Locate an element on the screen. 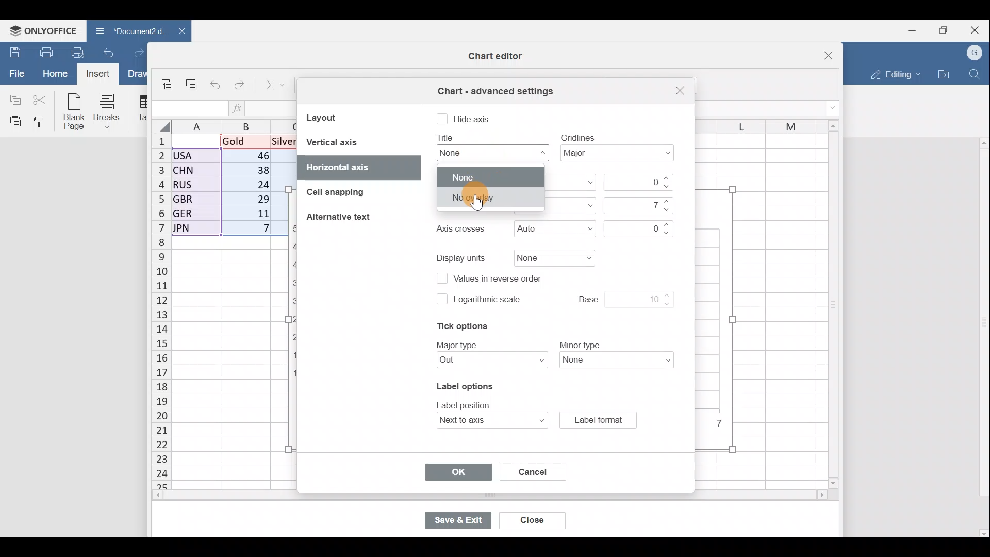 The width and height of the screenshot is (990, 557). Redo is located at coordinates (239, 83).